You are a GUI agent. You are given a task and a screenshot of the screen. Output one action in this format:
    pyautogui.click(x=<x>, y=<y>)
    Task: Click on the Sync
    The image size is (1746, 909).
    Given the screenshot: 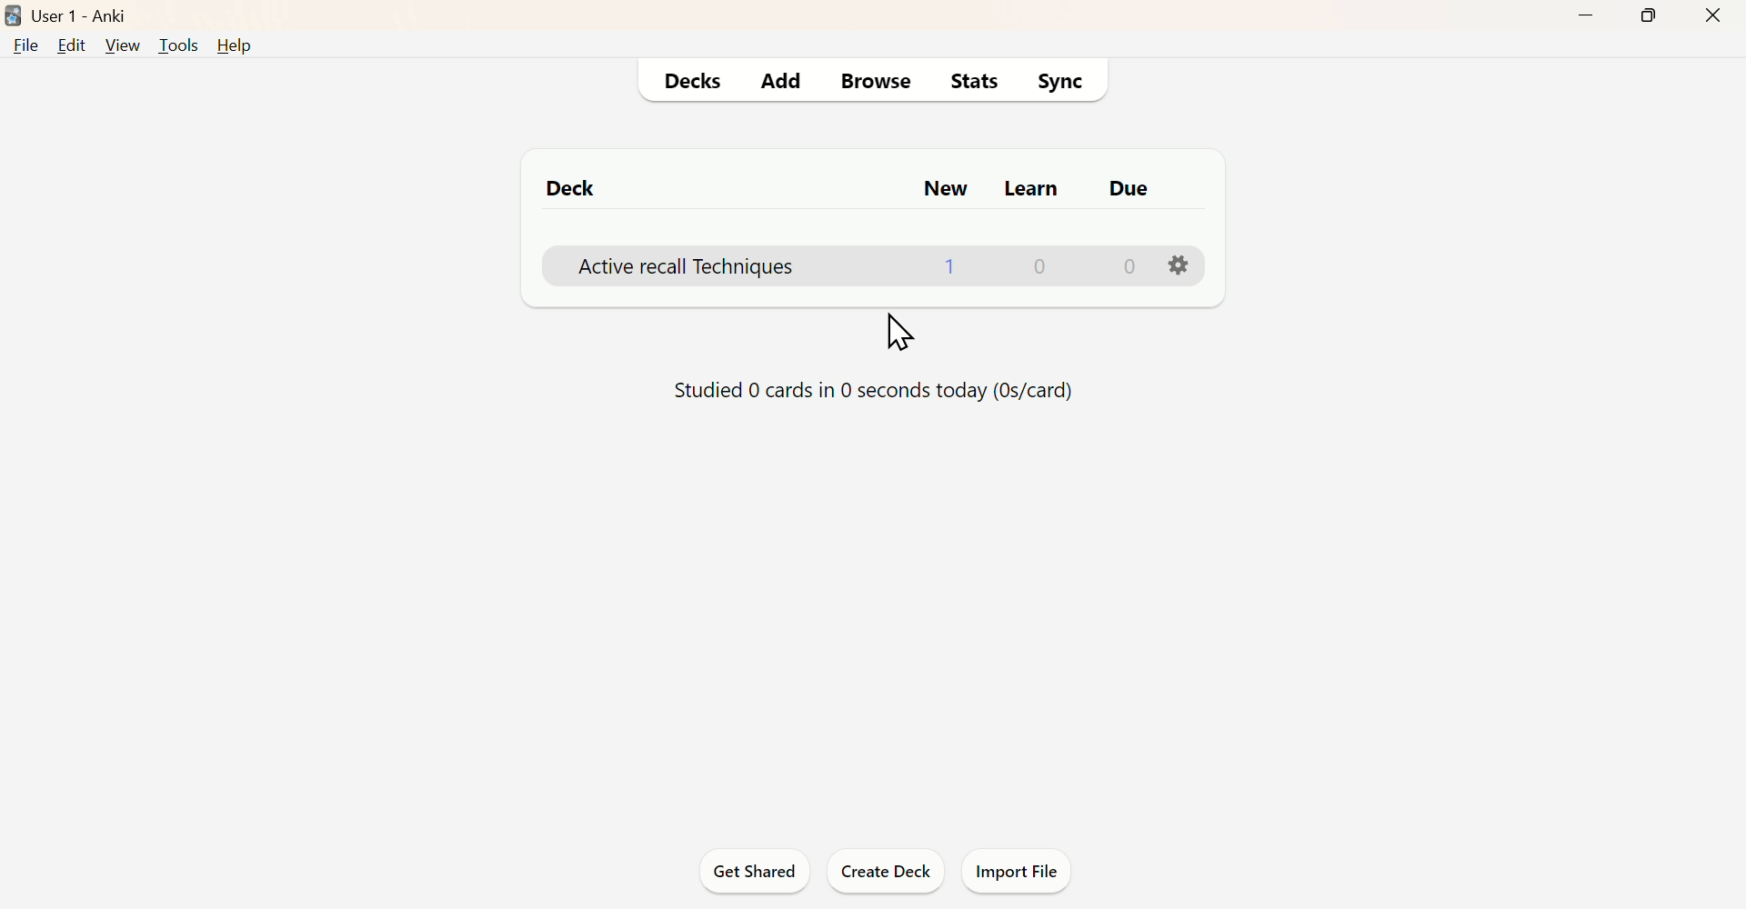 What is the action you would take?
    pyautogui.click(x=1059, y=84)
    